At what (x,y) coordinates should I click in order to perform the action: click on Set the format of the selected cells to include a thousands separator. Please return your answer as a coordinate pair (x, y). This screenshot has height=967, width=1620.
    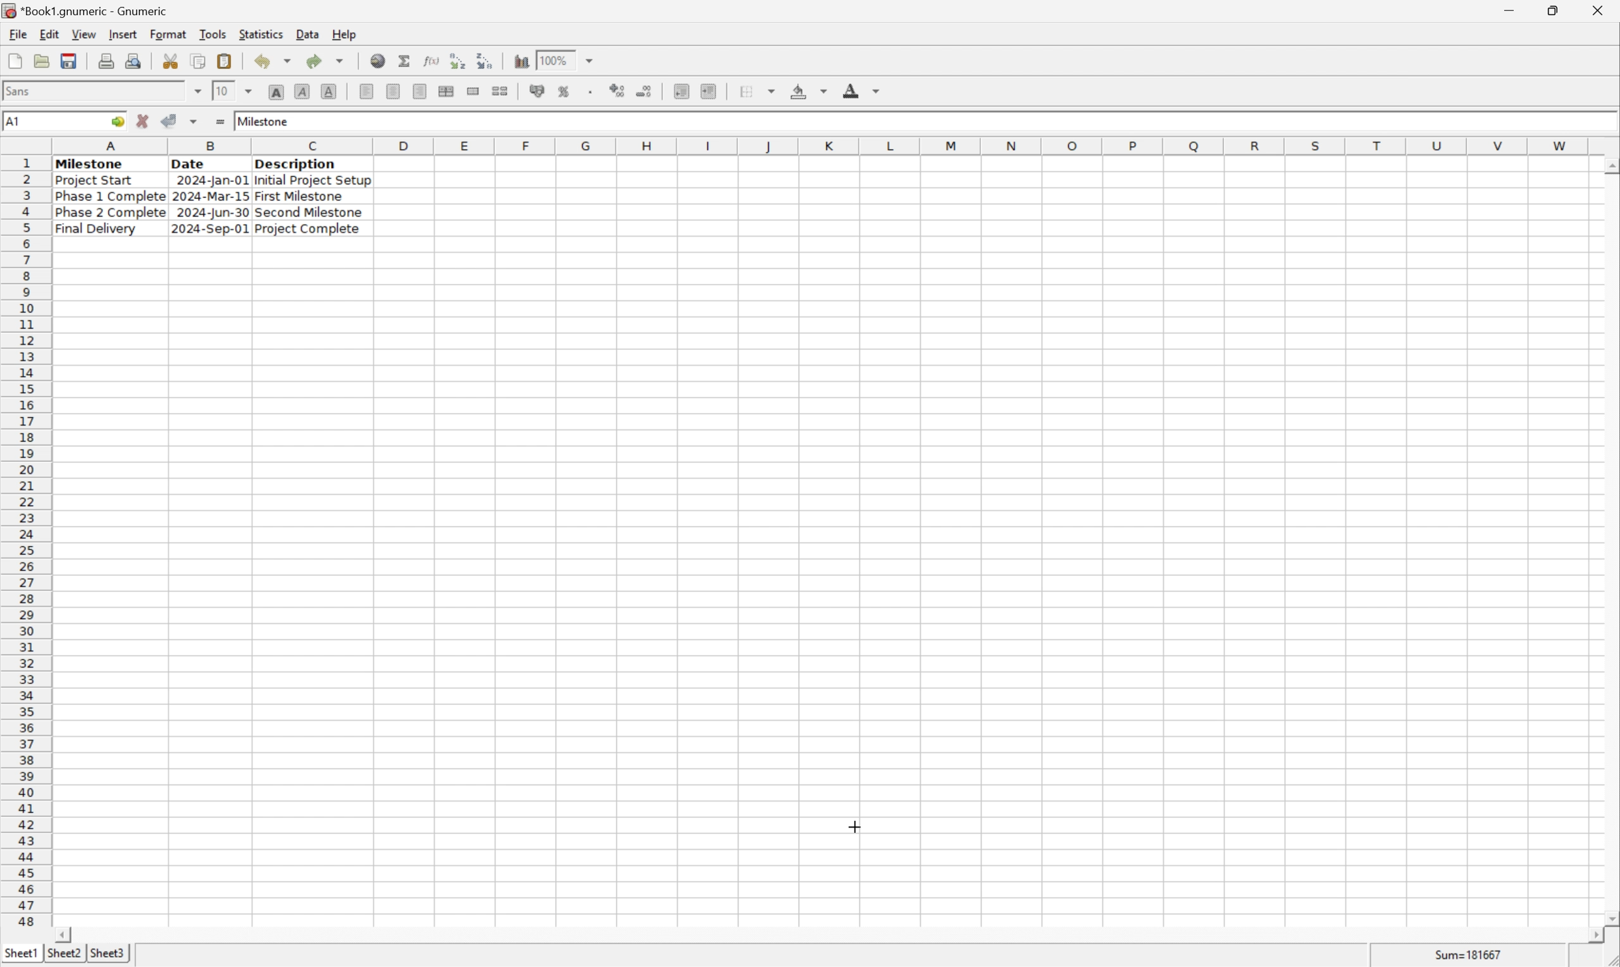
    Looking at the image, I should click on (593, 91).